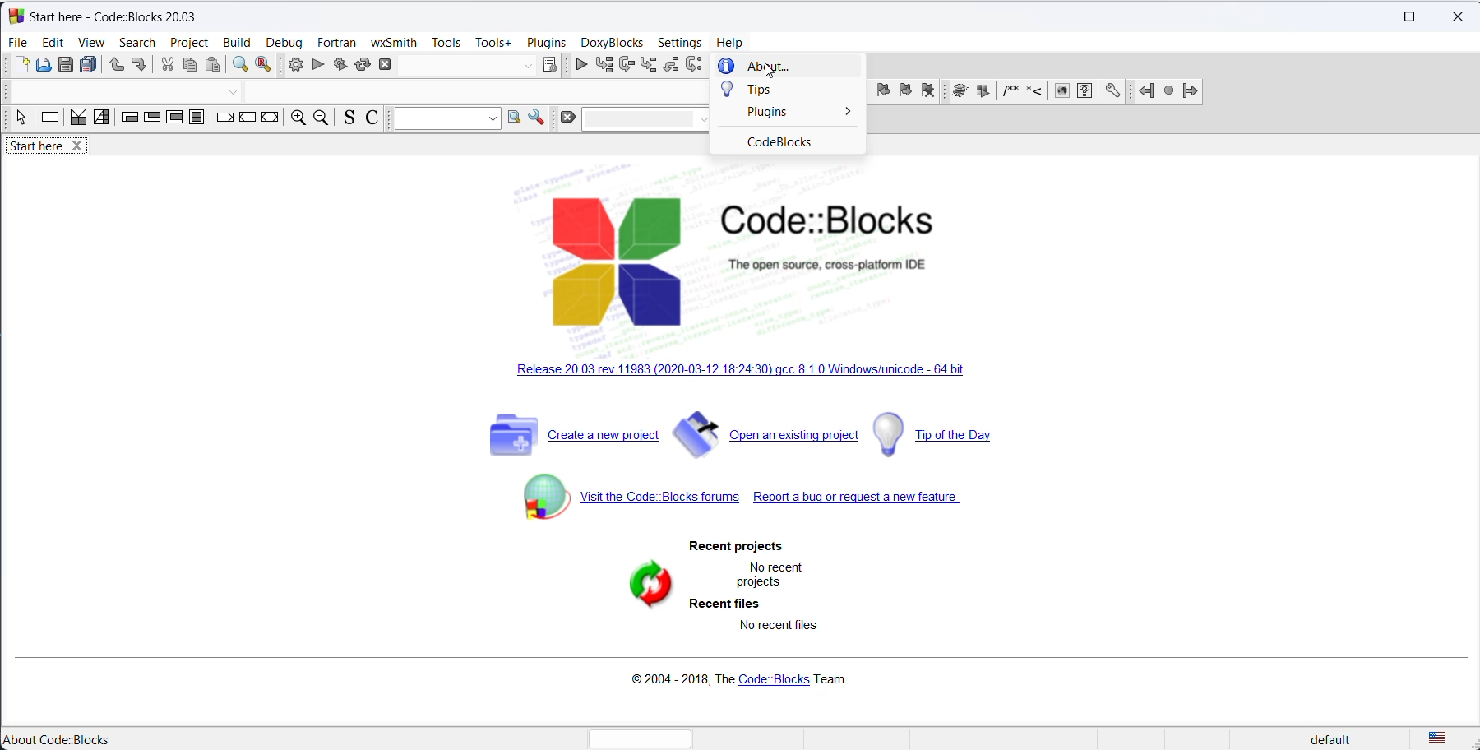 The width and height of the screenshot is (1480, 750). Describe the element at coordinates (567, 119) in the screenshot. I see `clear` at that location.